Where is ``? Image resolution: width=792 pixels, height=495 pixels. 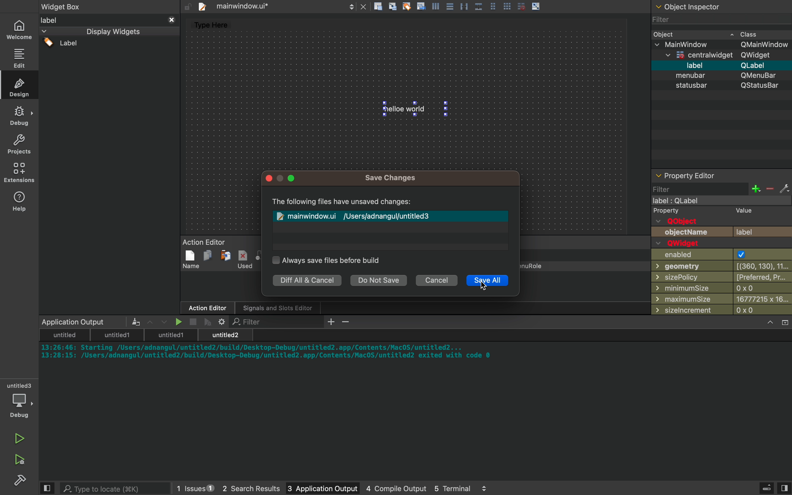  is located at coordinates (717, 56).